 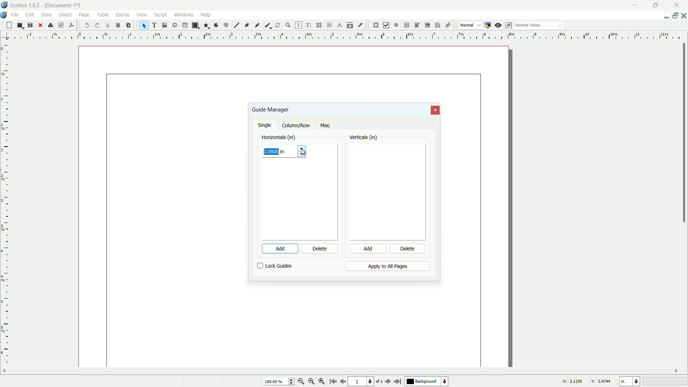 What do you see at coordinates (4, 5) in the screenshot?
I see `app icon` at bounding box center [4, 5].